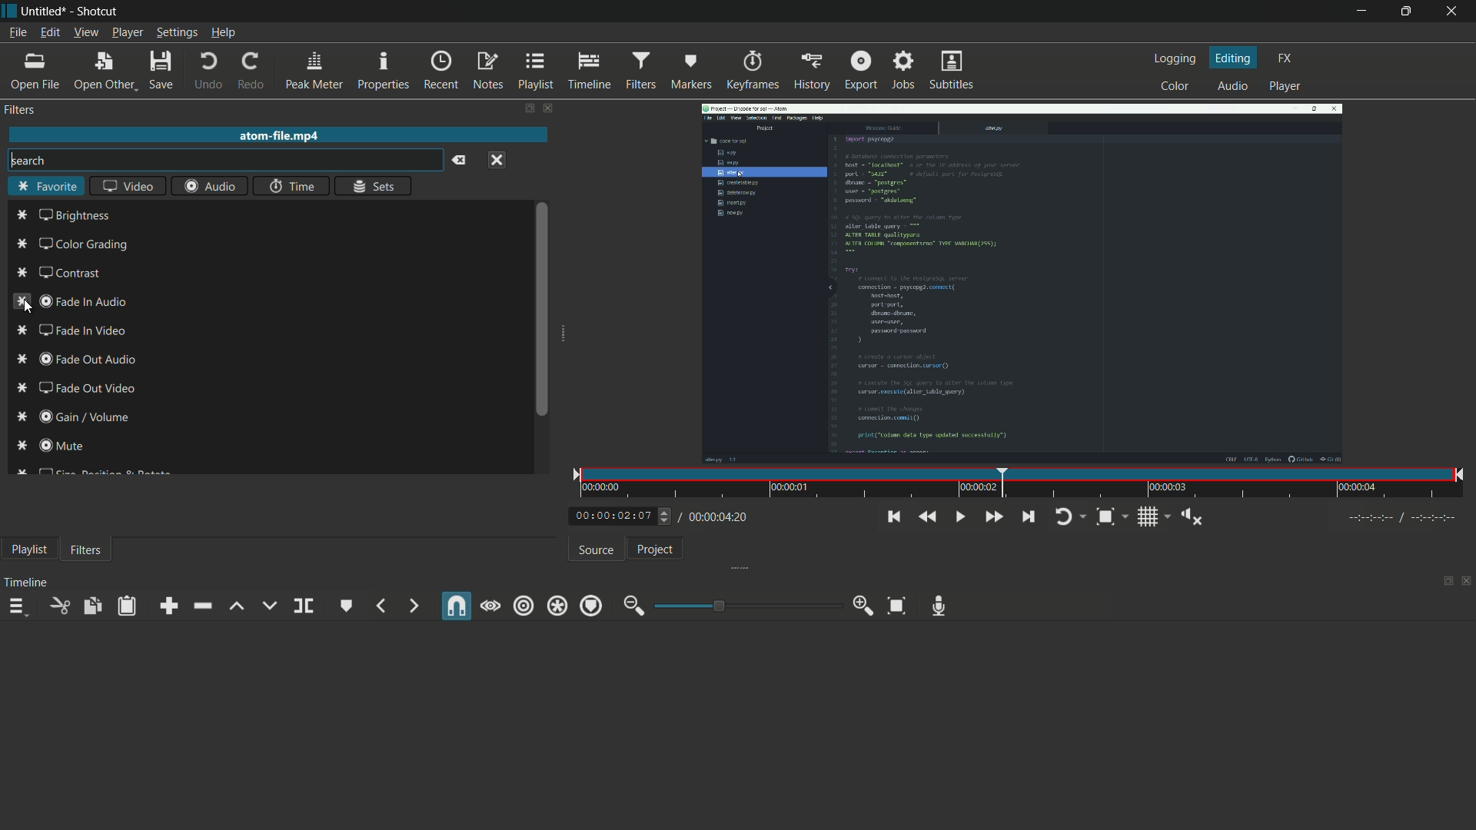 The image size is (1476, 830). I want to click on notes, so click(487, 71).